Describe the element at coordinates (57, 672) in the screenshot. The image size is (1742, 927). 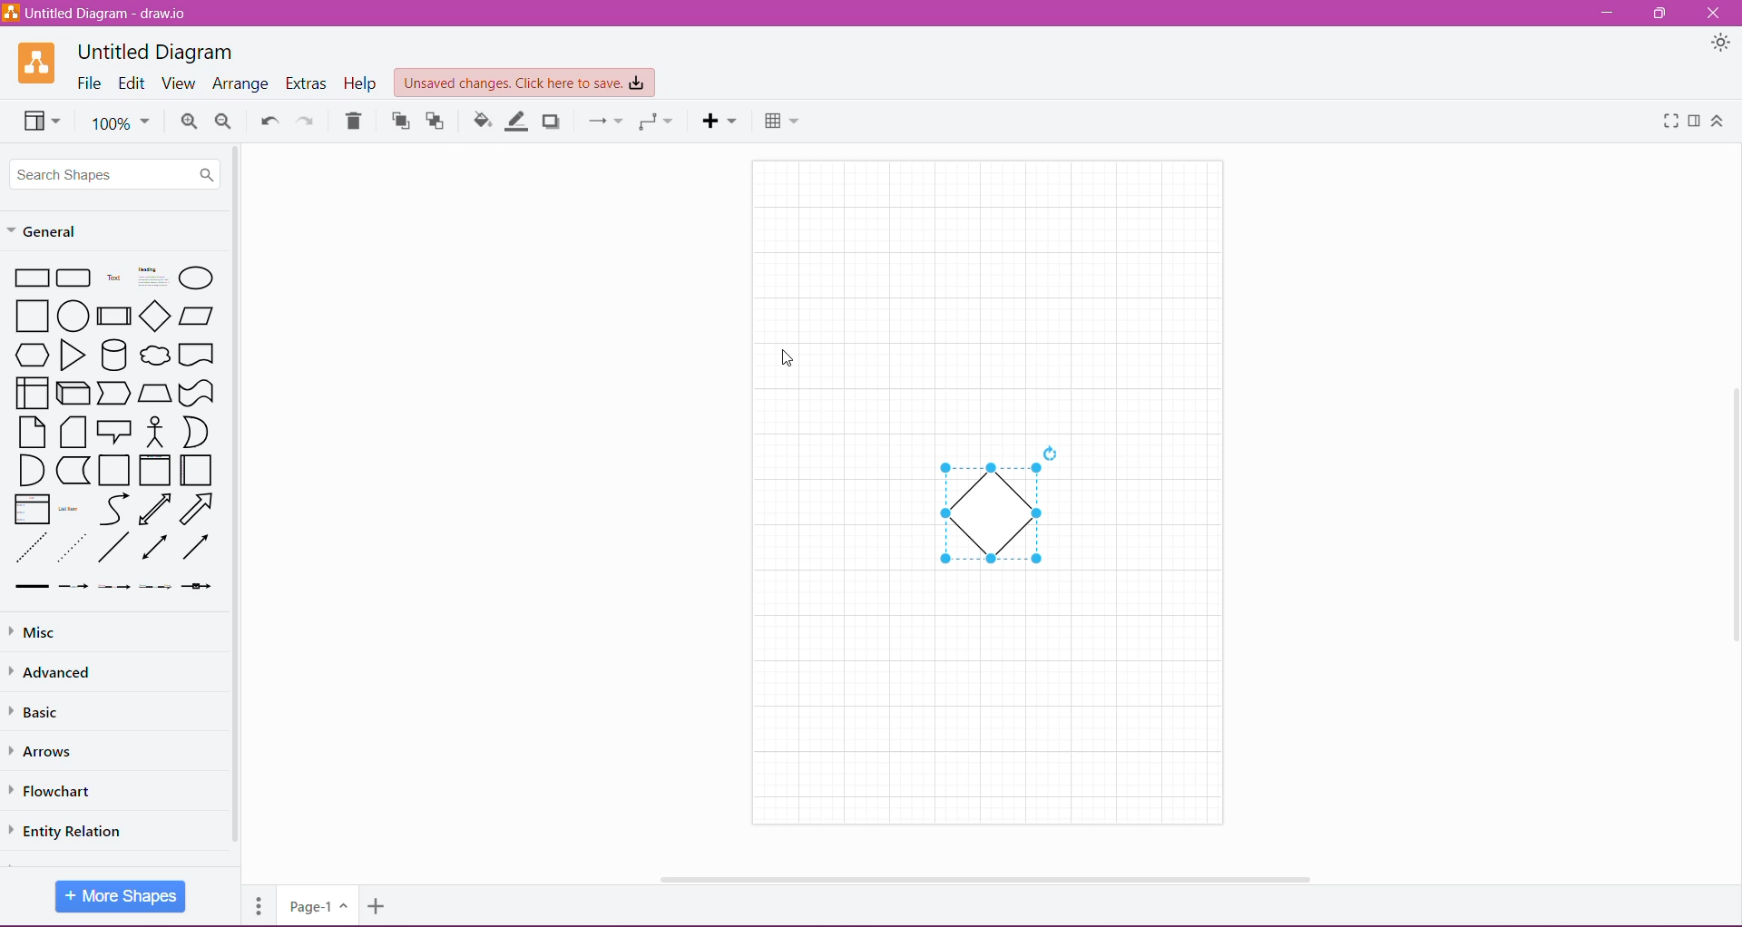
I see `Advanced` at that location.